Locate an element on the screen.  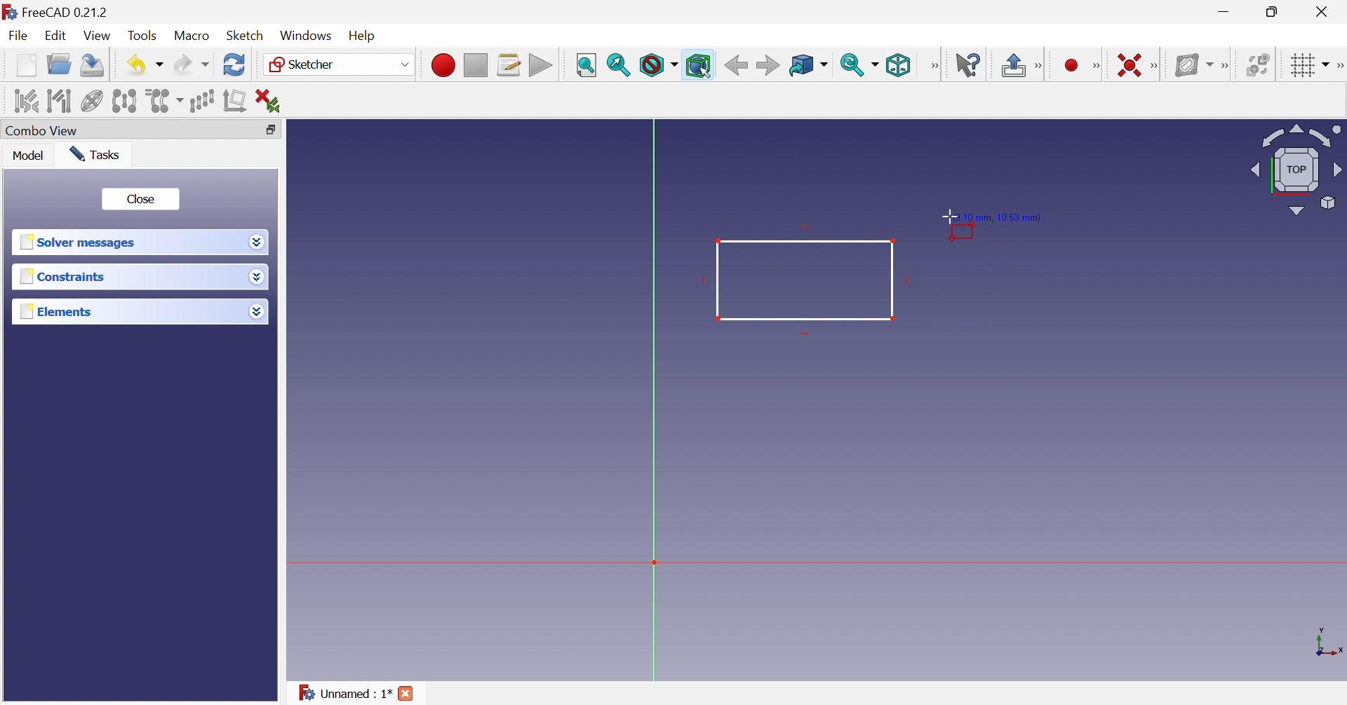
Stop macro recording is located at coordinates (476, 64).